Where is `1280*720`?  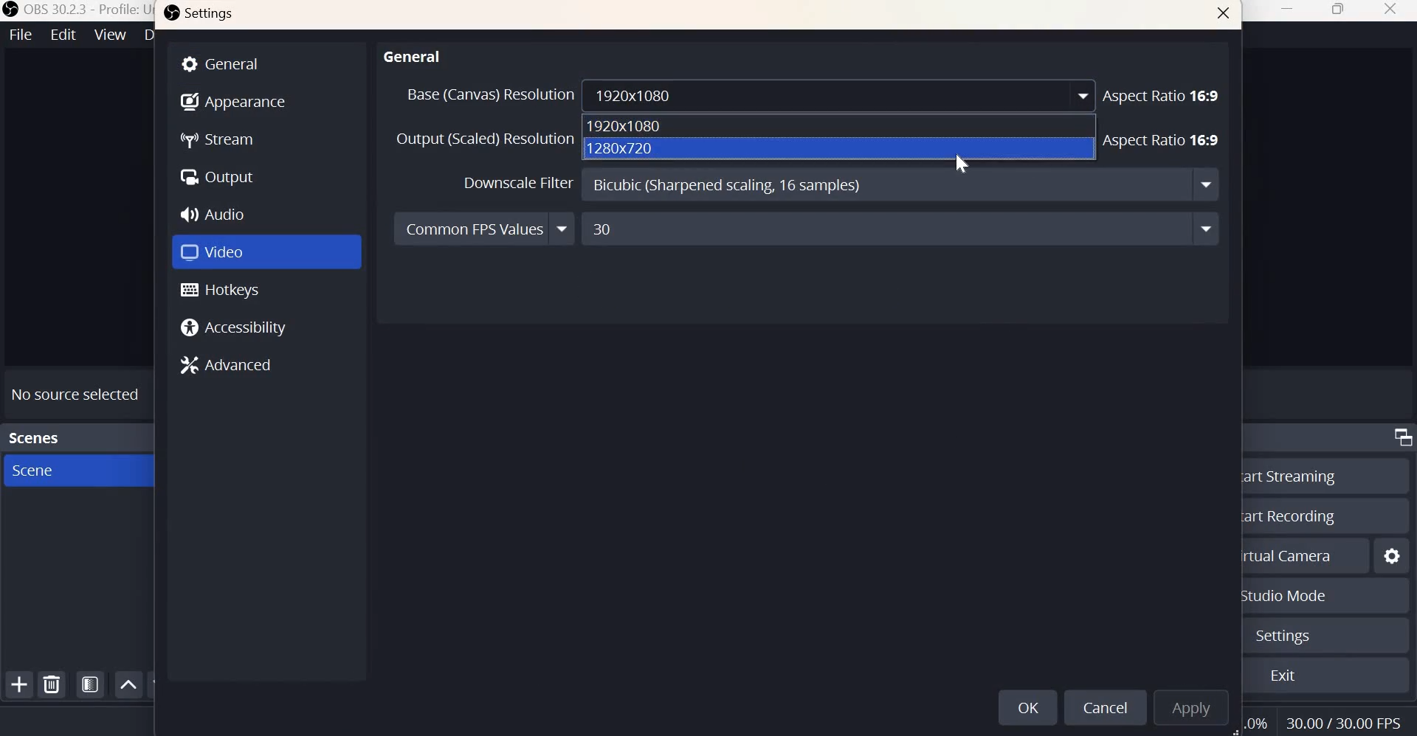
1280*720 is located at coordinates (624, 148).